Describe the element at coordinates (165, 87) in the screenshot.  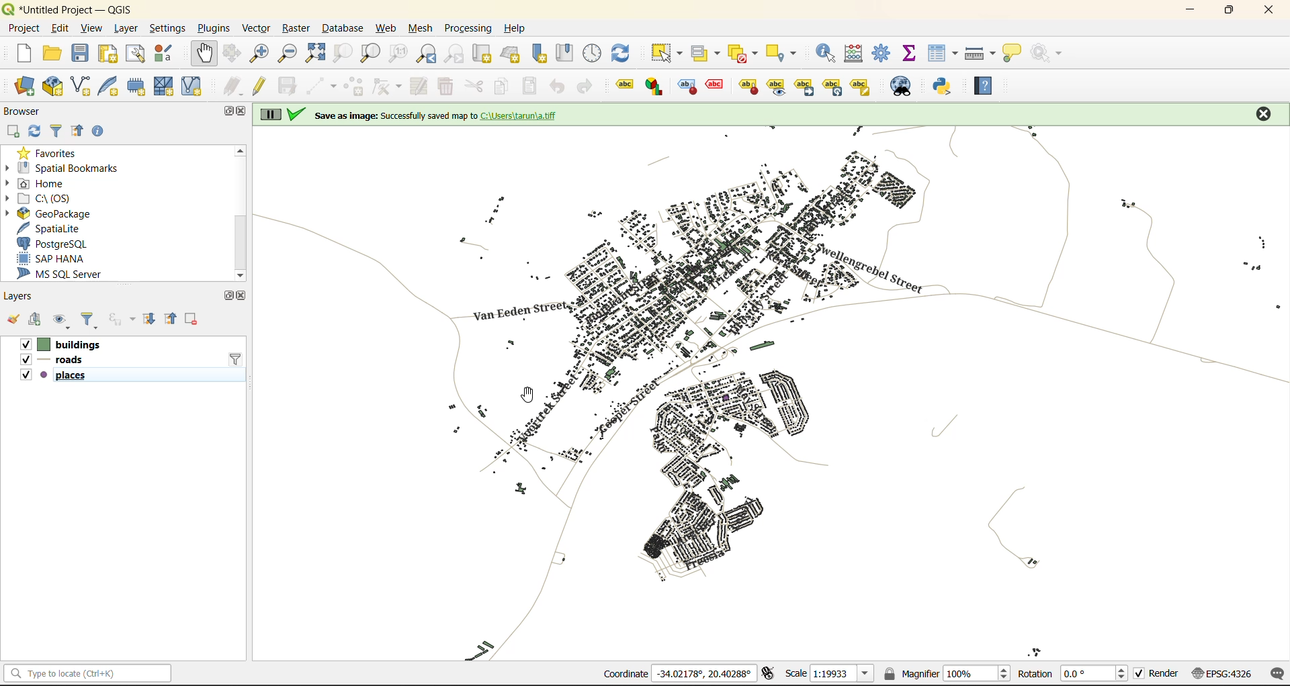
I see `new mesh` at that location.